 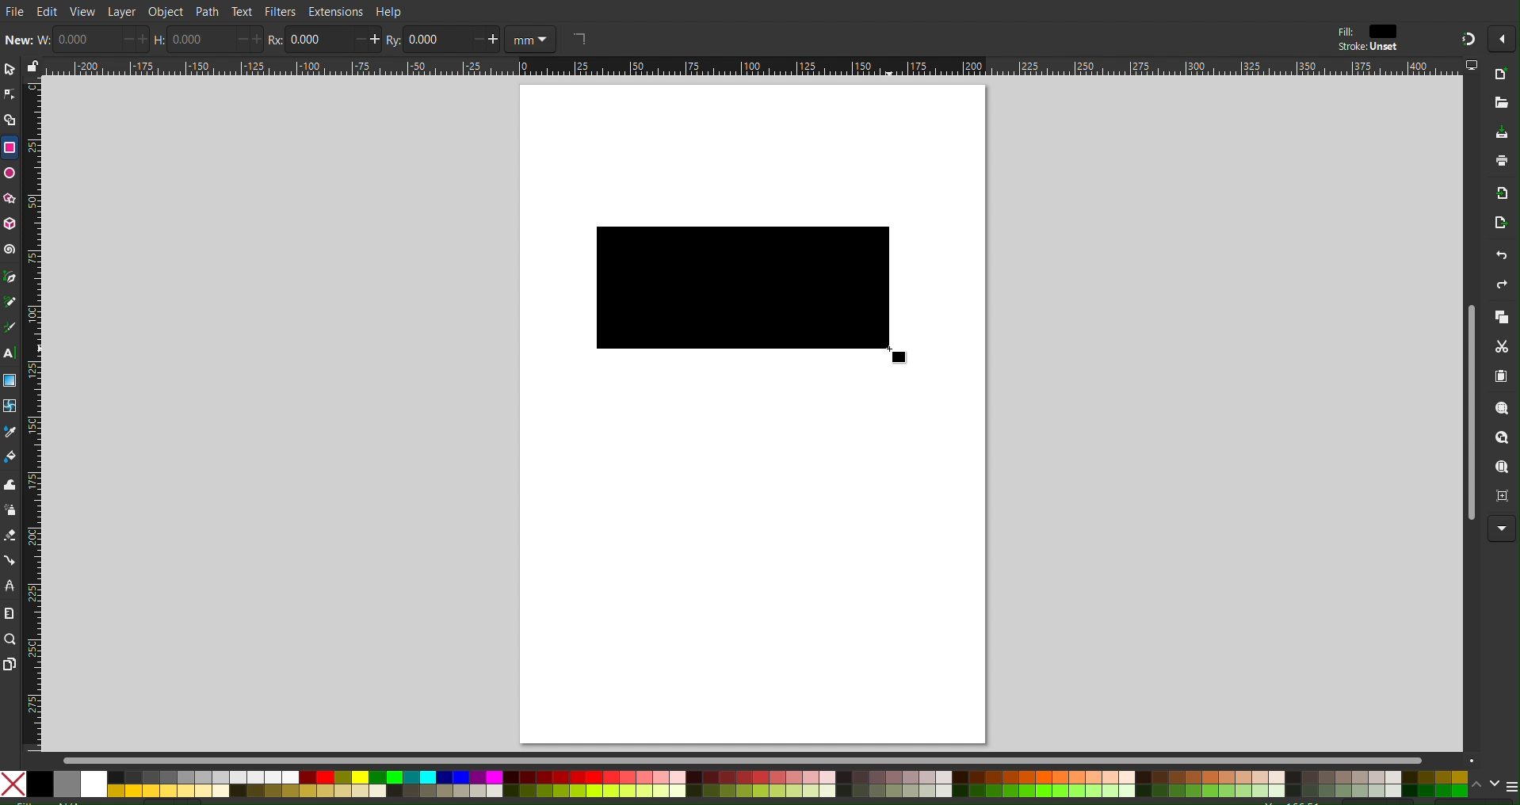 What do you see at coordinates (10, 249) in the screenshot?
I see `Spiral` at bounding box center [10, 249].